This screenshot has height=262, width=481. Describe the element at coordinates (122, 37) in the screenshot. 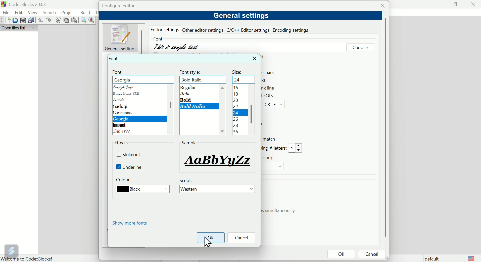

I see `General setting` at that location.